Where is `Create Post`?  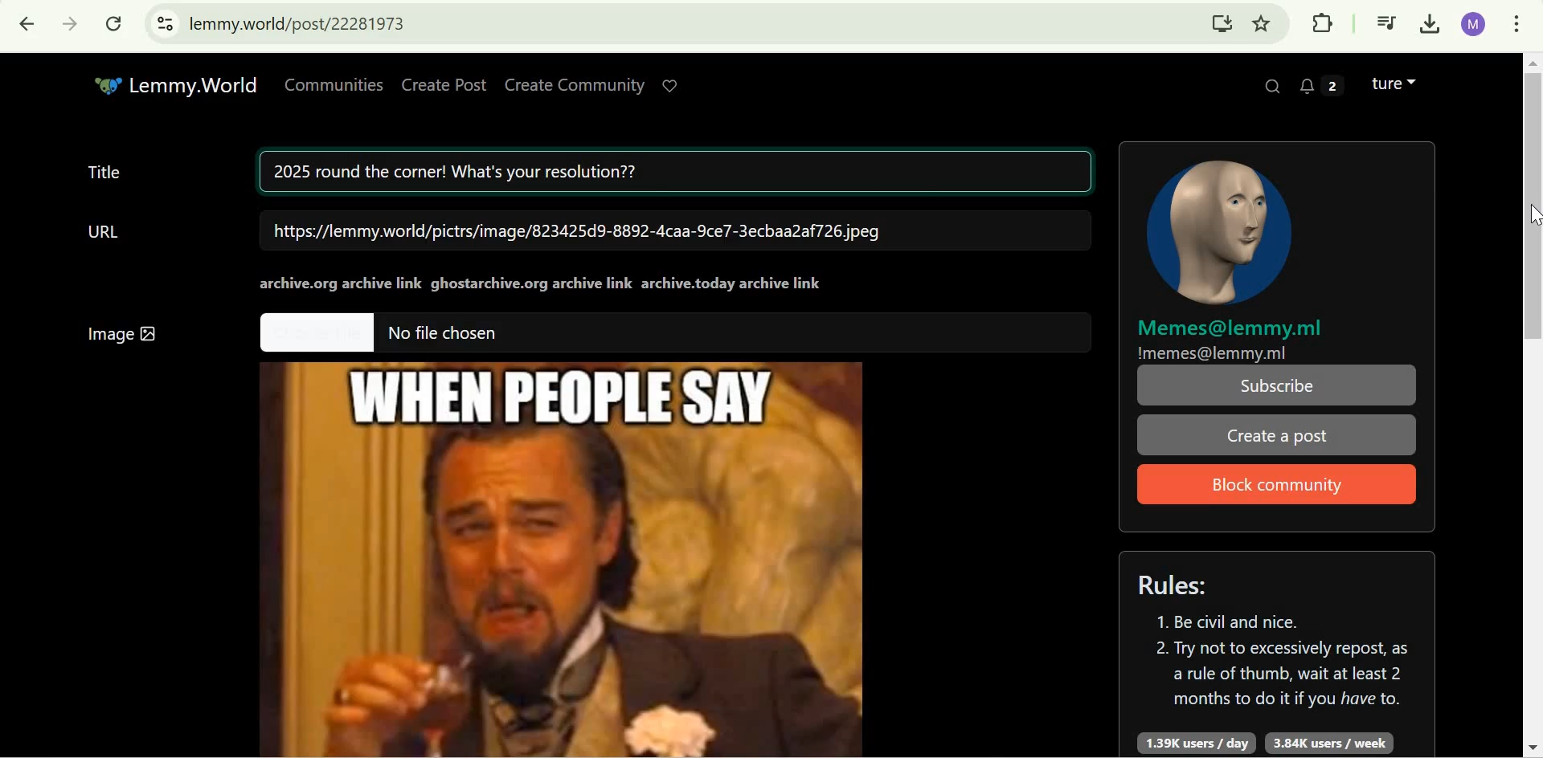 Create Post is located at coordinates (444, 85).